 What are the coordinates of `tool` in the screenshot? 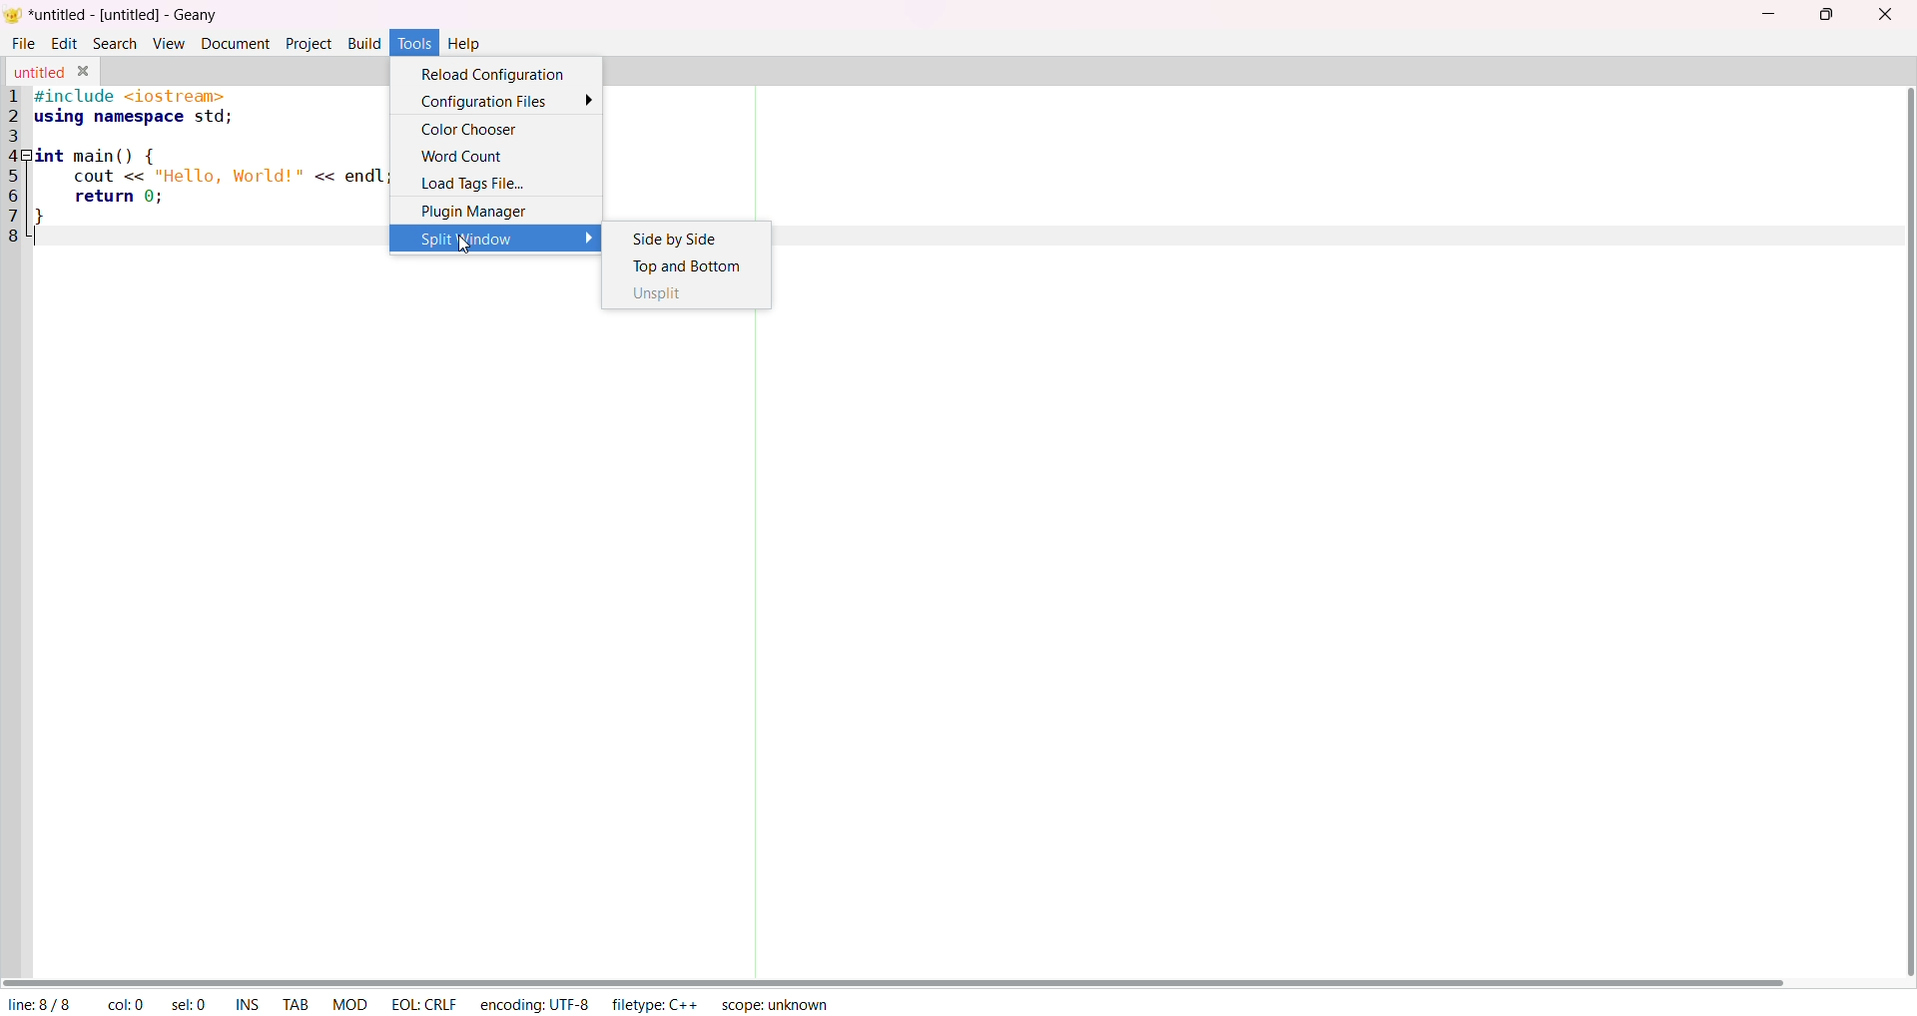 It's located at (413, 42).